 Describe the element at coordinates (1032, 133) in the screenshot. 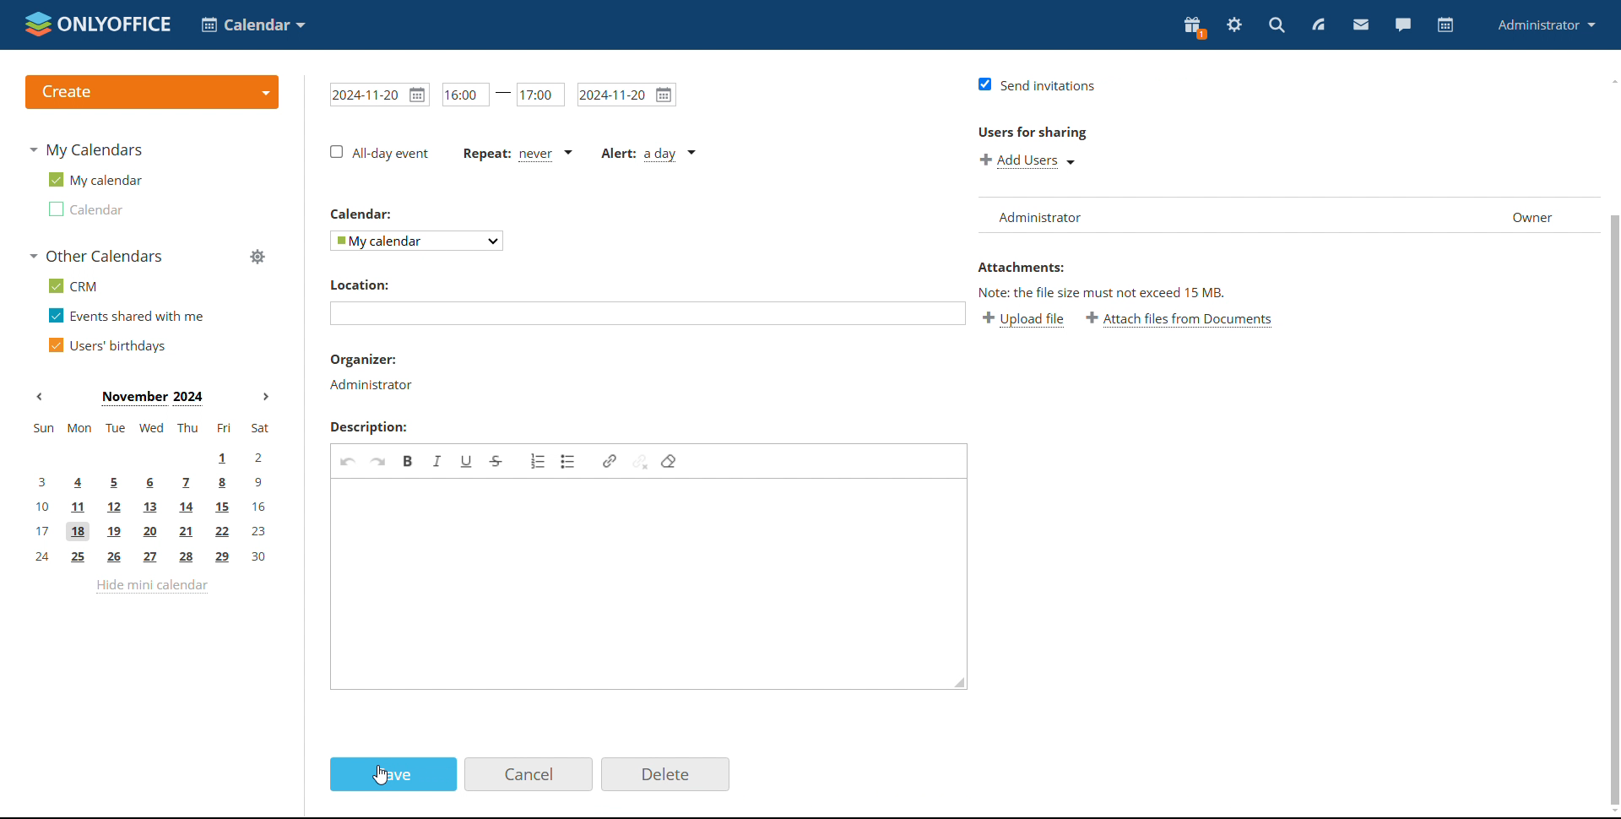

I see `Users for sharing` at that location.